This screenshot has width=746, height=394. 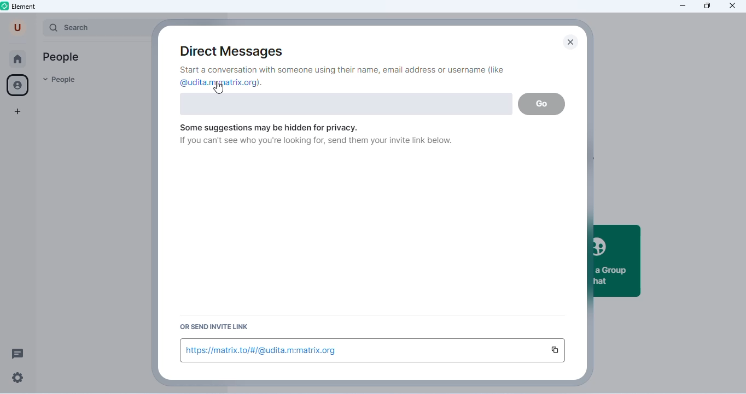 What do you see at coordinates (264, 351) in the screenshot?
I see `https://matrix.to/#/@udita.m:matrix.org` at bounding box center [264, 351].